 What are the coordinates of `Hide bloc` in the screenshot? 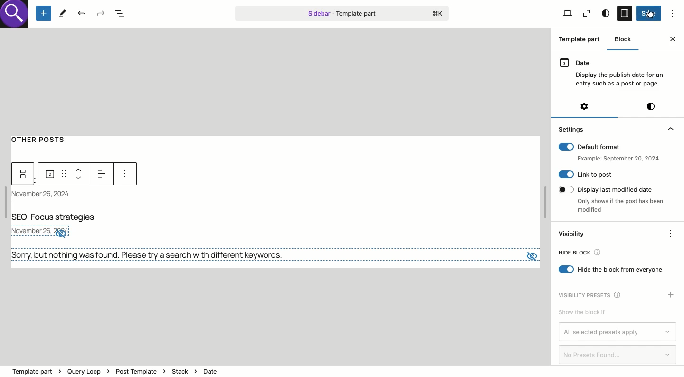 It's located at (579, 254).